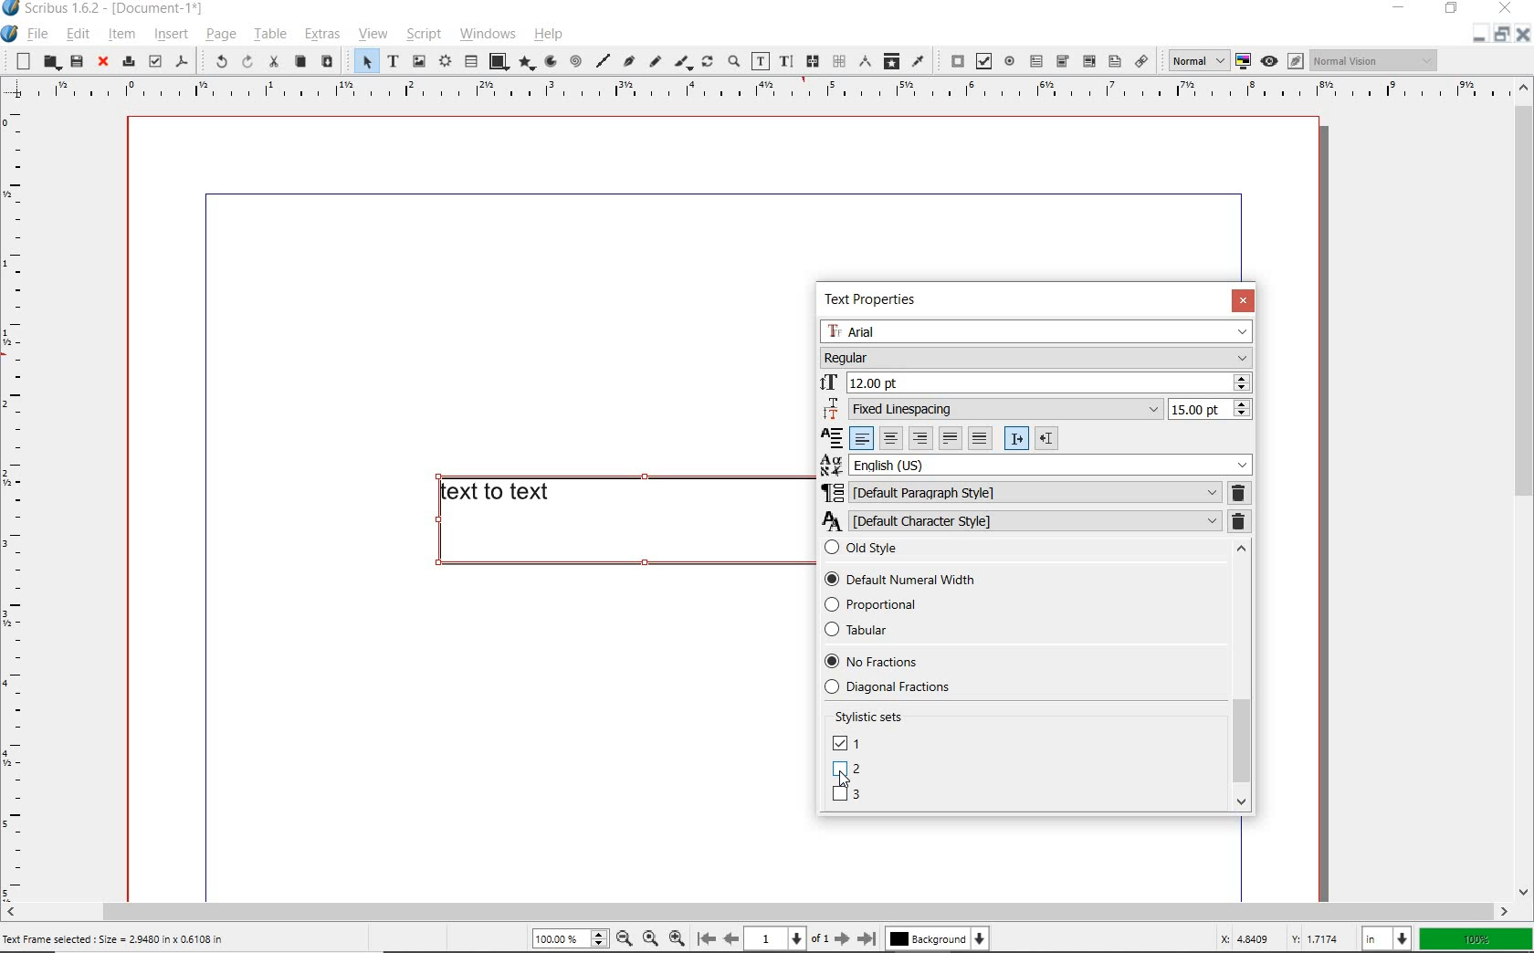 This screenshot has height=953, width=1534. I want to click on paste, so click(326, 62).